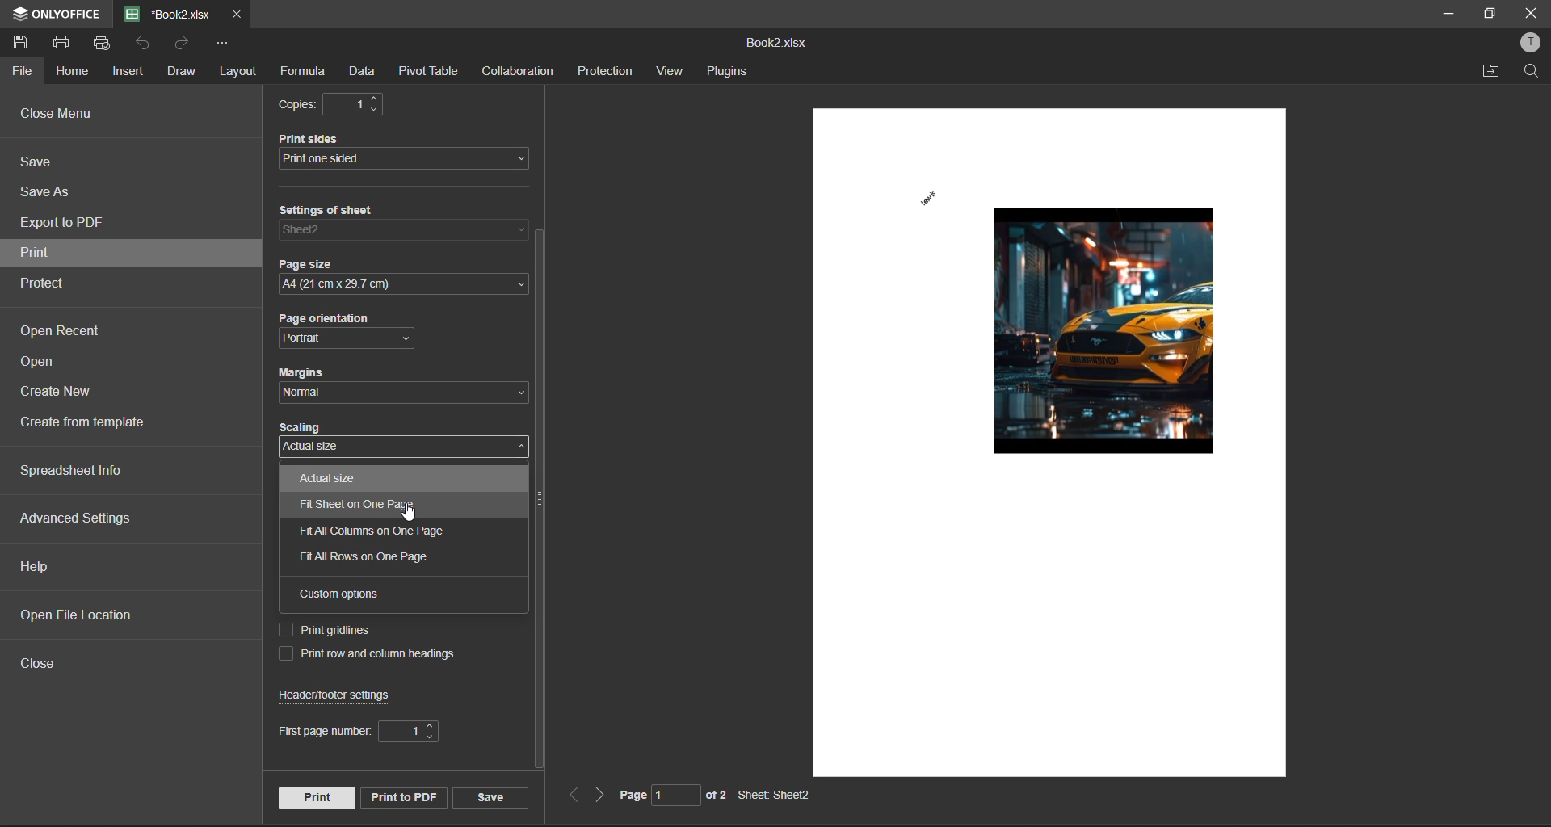  What do you see at coordinates (299, 105) in the screenshot?
I see `copies` at bounding box center [299, 105].